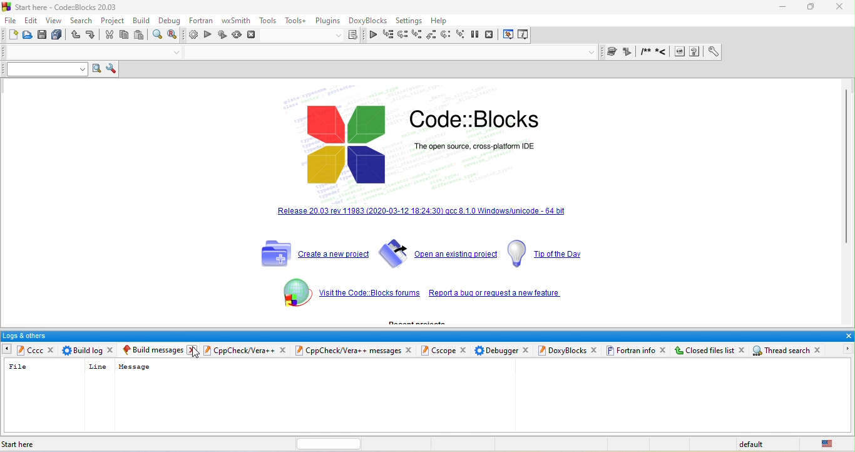  Describe the element at coordinates (173, 34) in the screenshot. I see `replace` at that location.